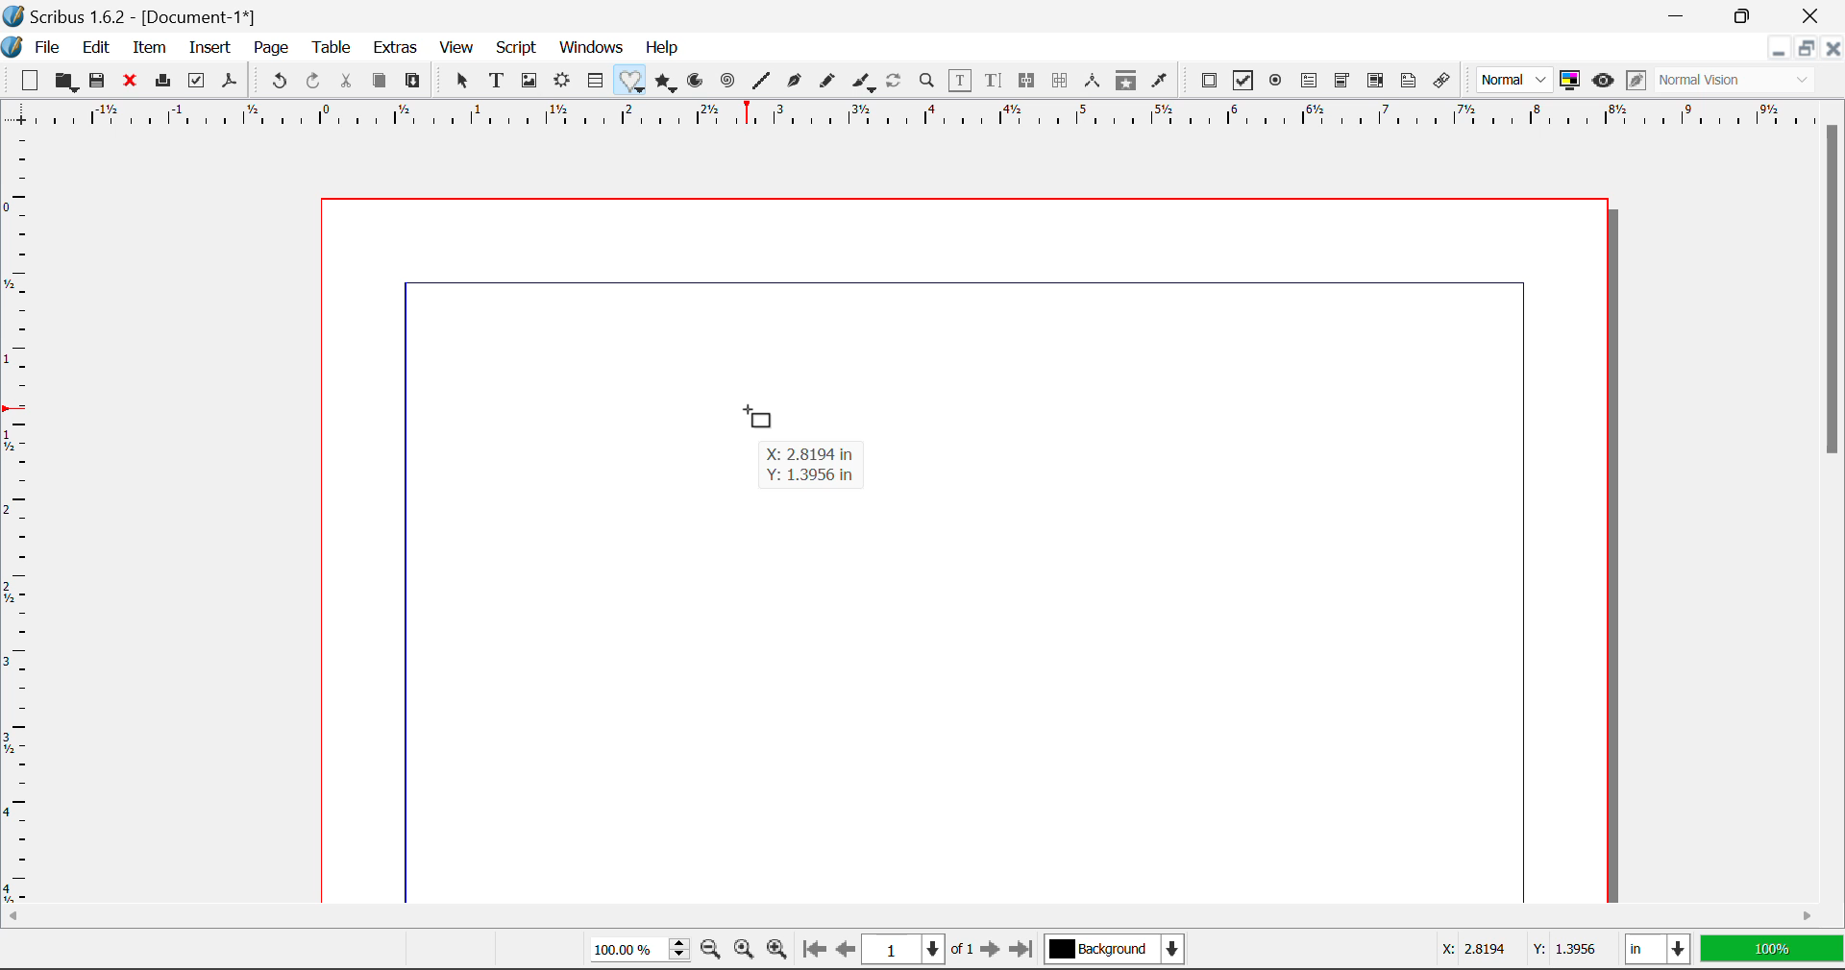 The height and width of the screenshot is (970, 1845). I want to click on Print, so click(166, 82).